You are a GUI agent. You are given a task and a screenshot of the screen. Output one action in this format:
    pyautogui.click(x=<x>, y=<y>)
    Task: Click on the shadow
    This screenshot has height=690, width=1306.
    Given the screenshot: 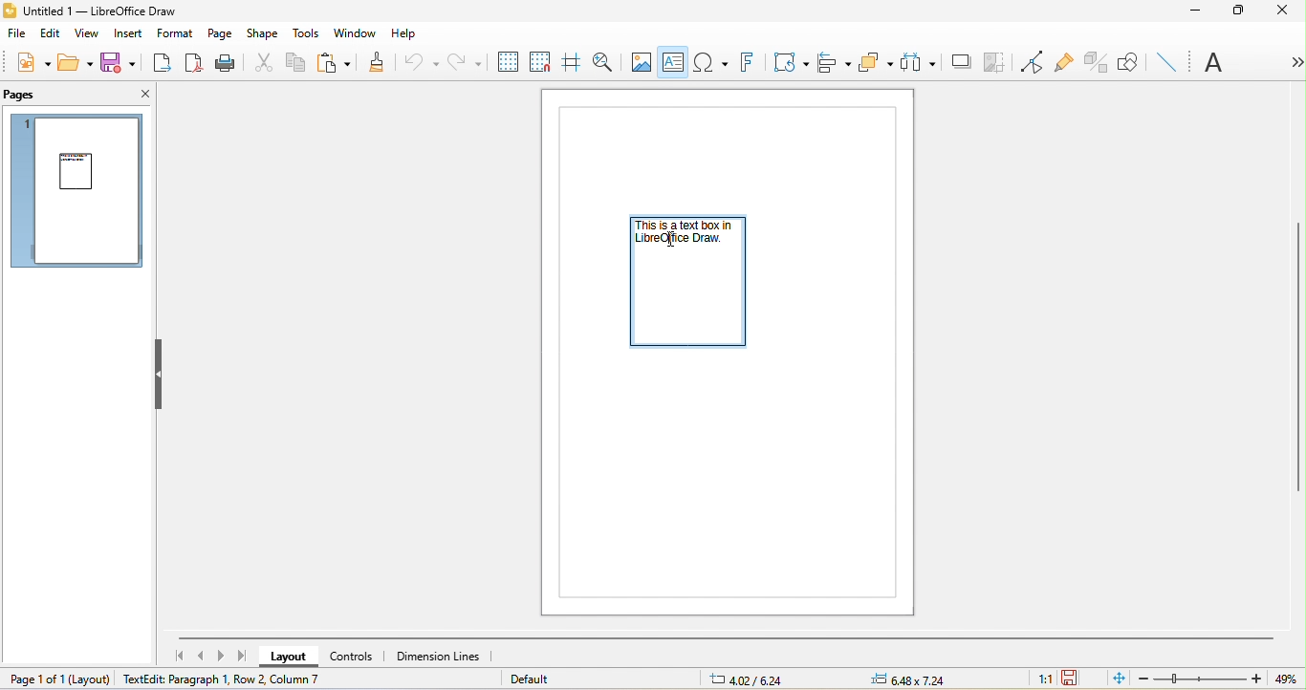 What is the action you would take?
    pyautogui.click(x=956, y=60)
    